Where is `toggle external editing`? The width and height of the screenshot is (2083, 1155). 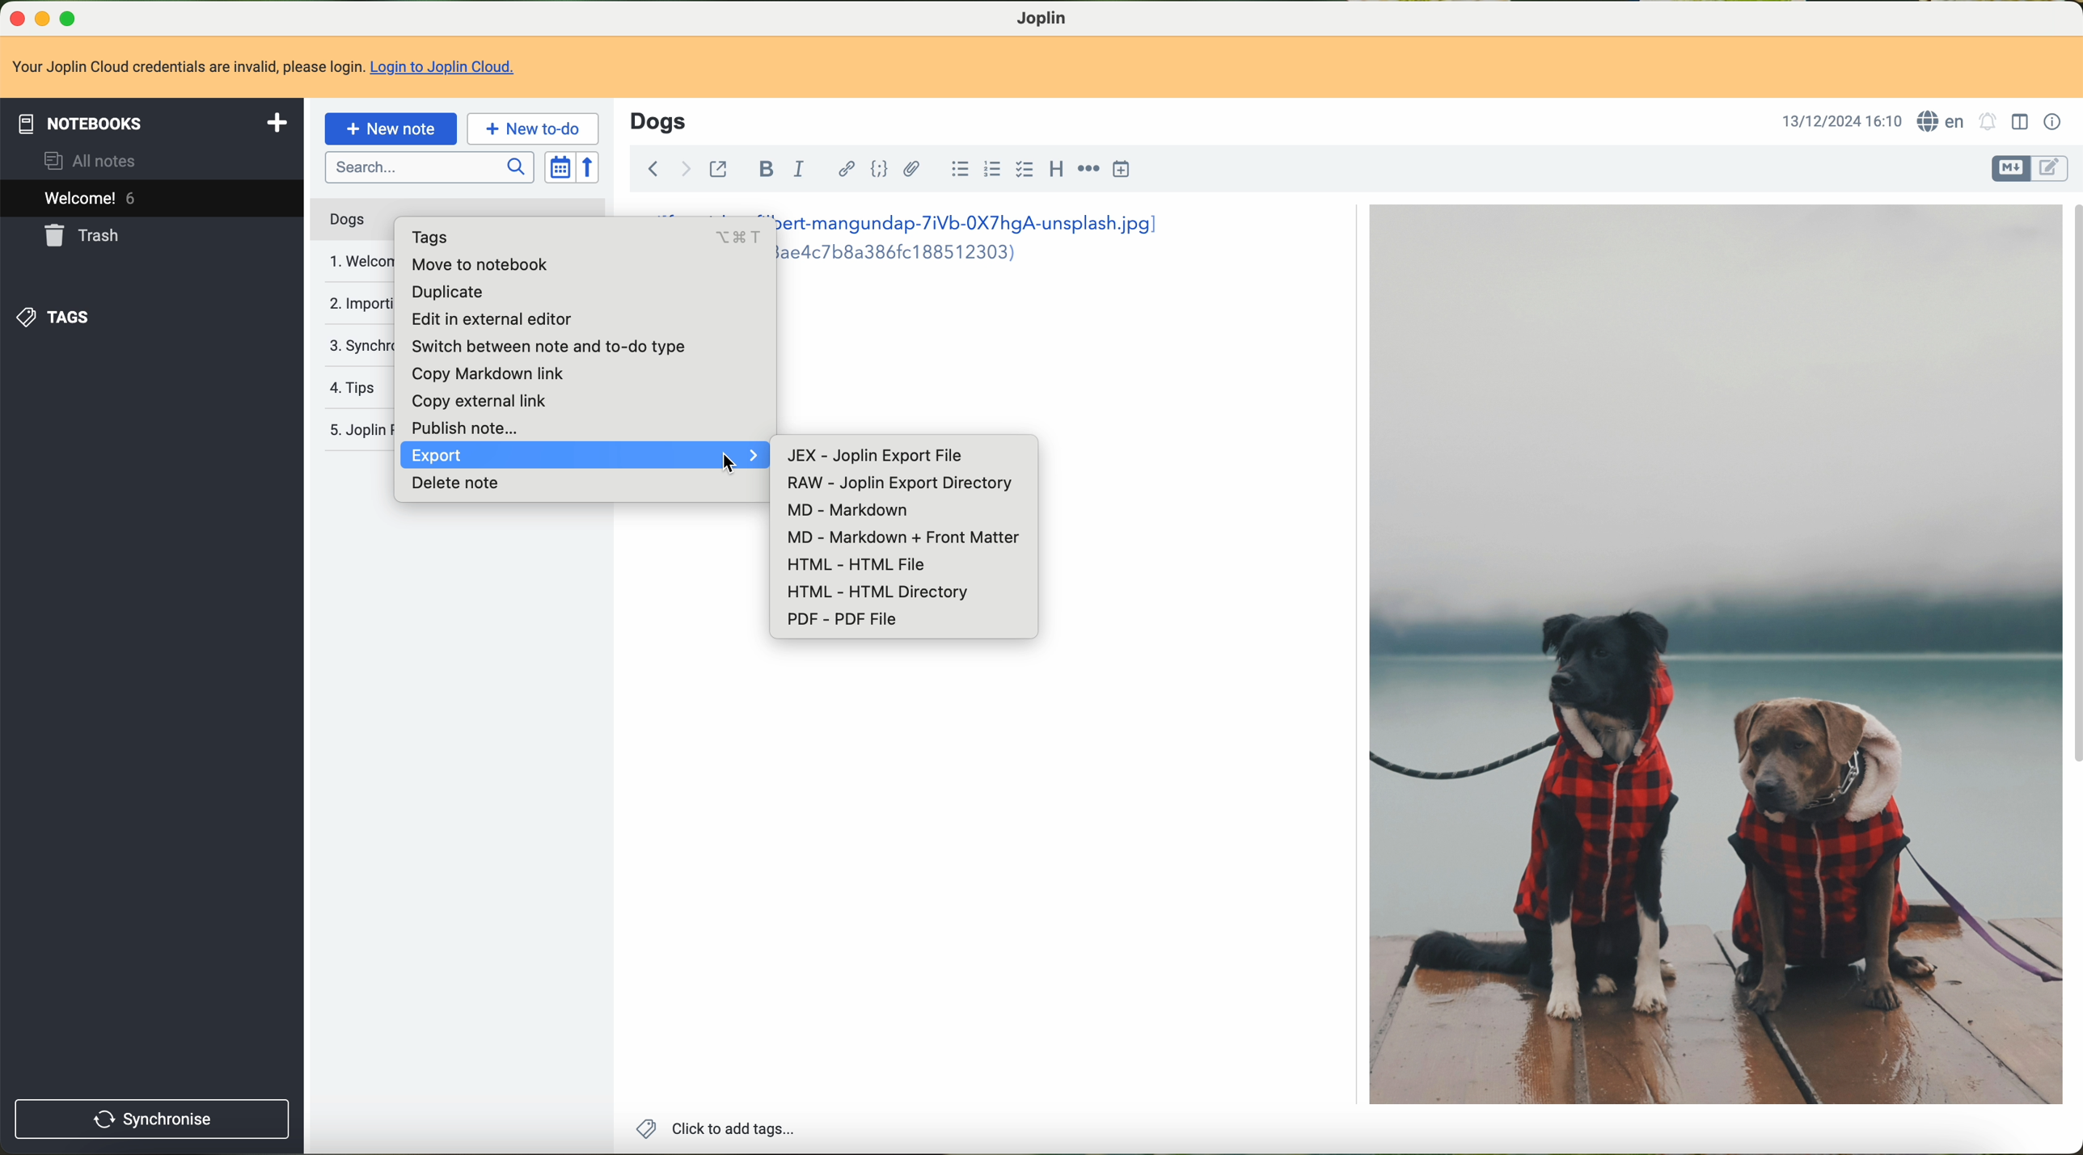 toggle external editing is located at coordinates (720, 168).